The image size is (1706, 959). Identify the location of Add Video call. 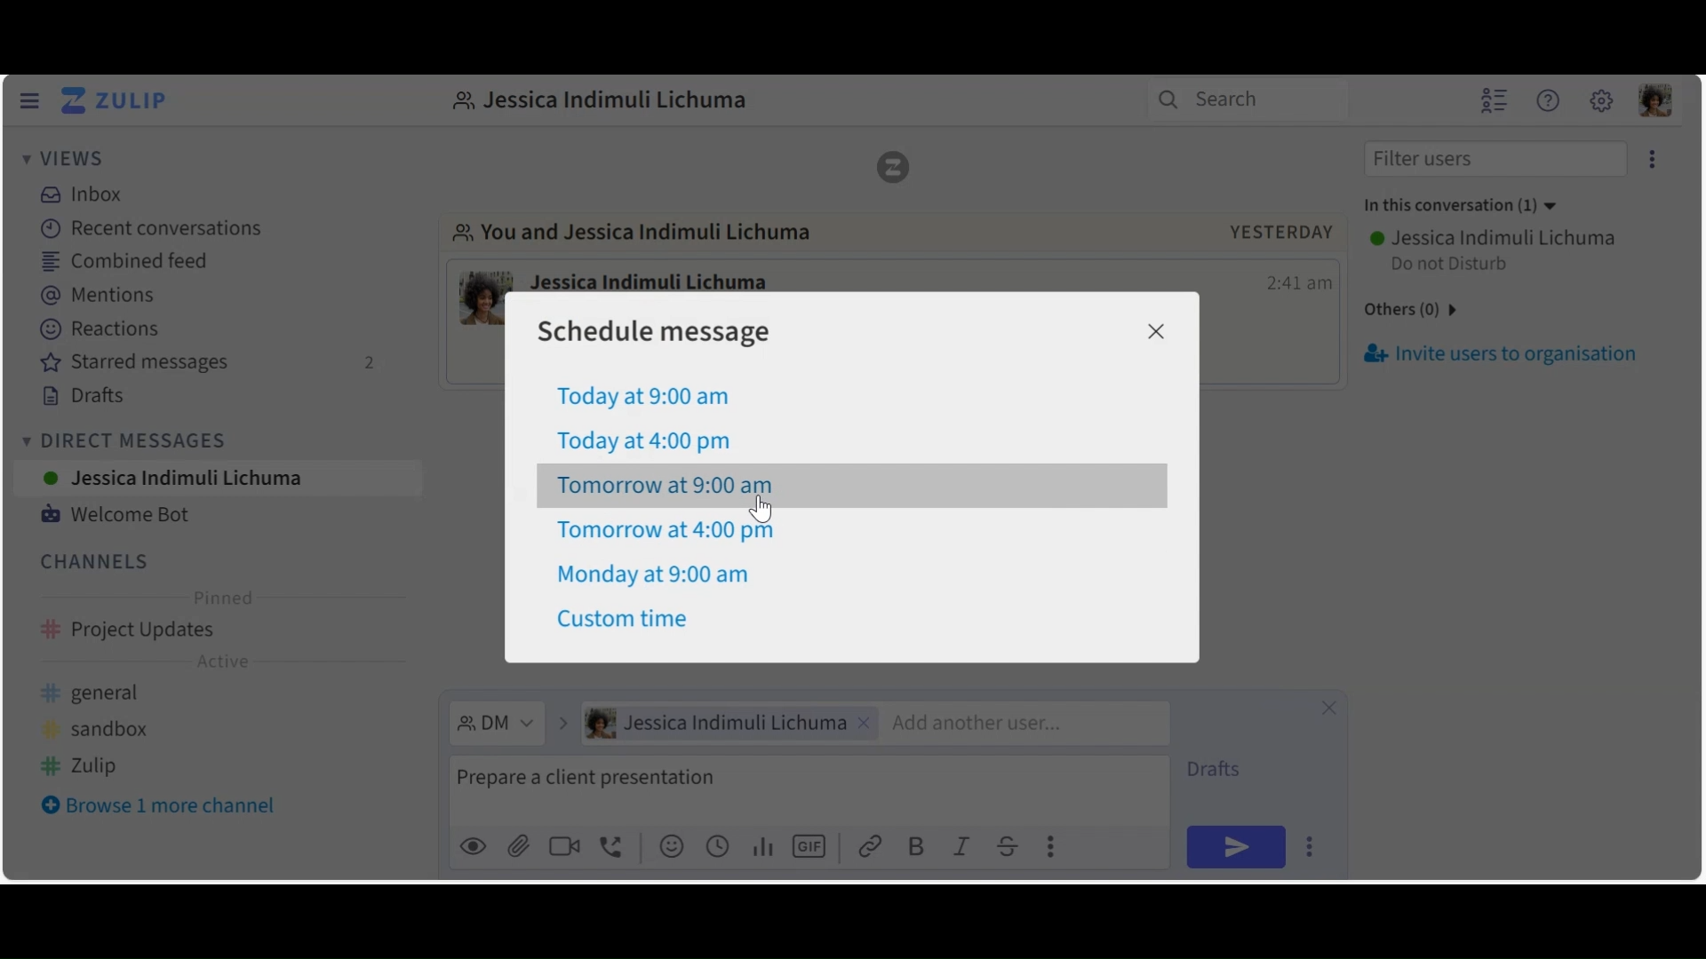
(568, 846).